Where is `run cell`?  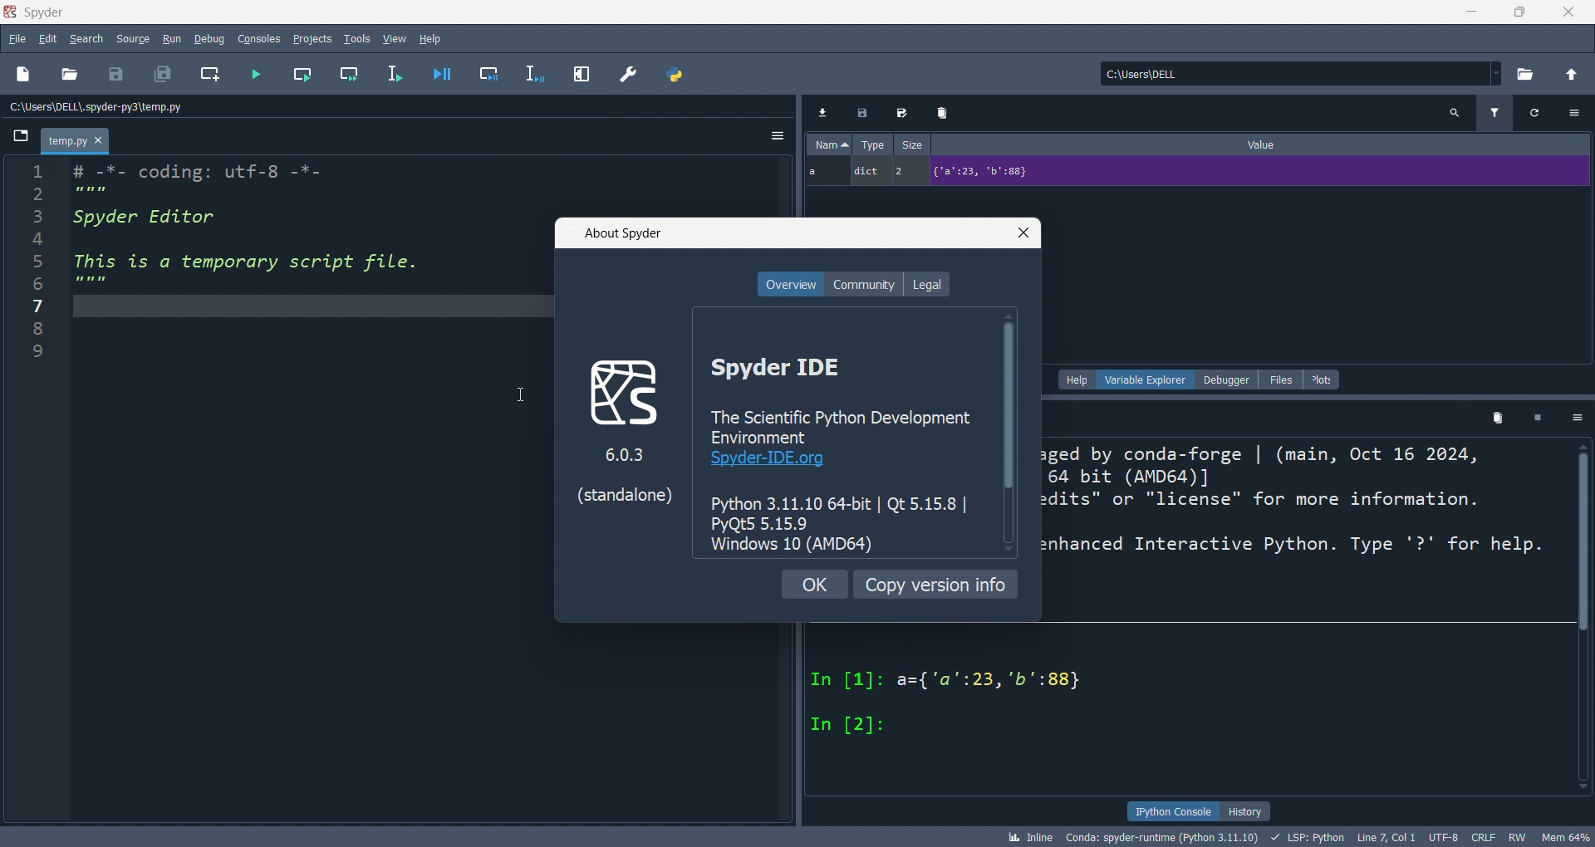
run cell is located at coordinates (347, 75).